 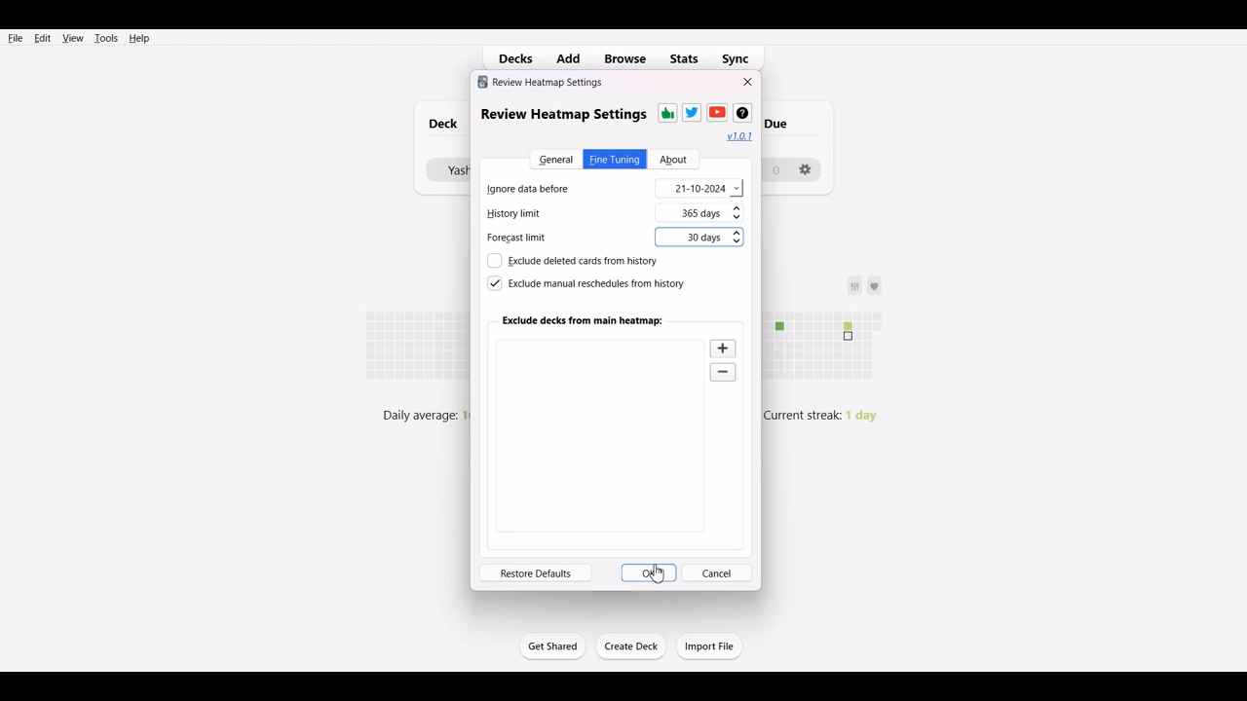 I want to click on due, so click(x=787, y=122).